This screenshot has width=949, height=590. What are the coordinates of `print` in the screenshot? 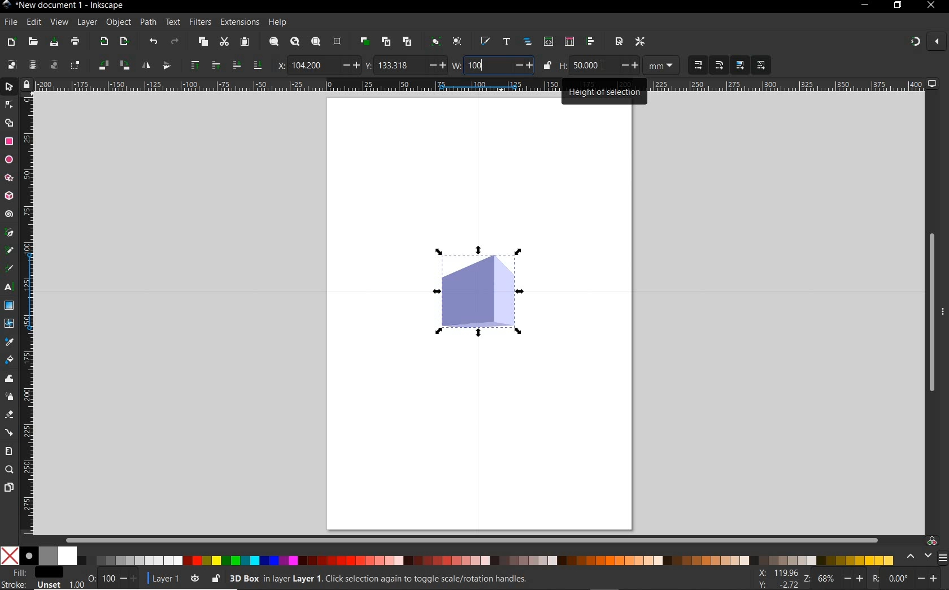 It's located at (76, 42).